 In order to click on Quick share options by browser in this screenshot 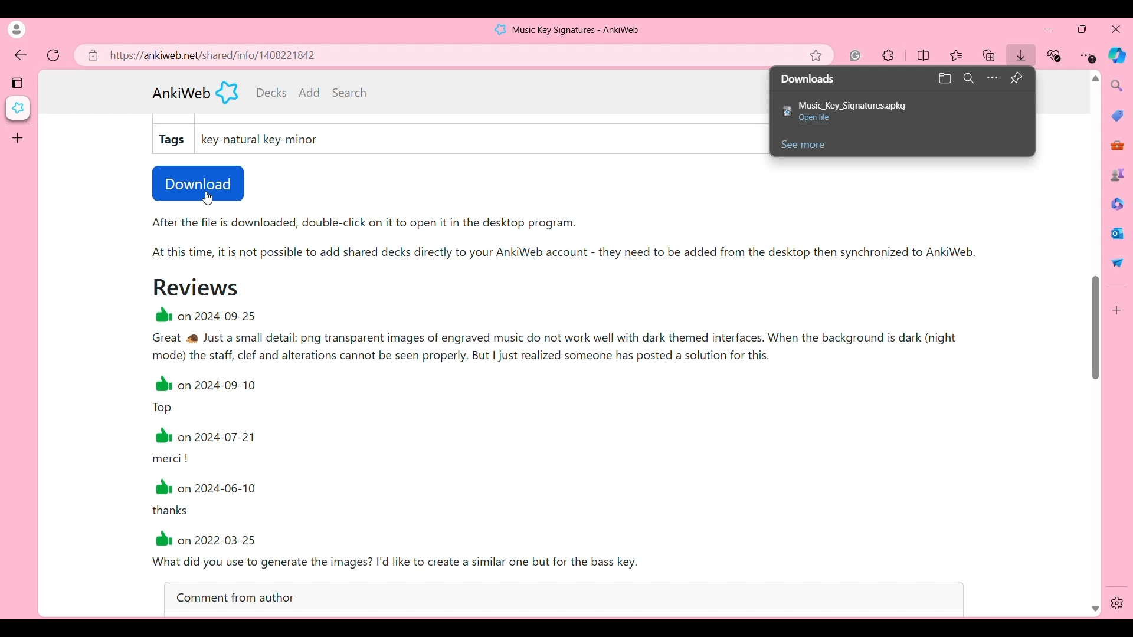, I will do `click(1117, 262)`.